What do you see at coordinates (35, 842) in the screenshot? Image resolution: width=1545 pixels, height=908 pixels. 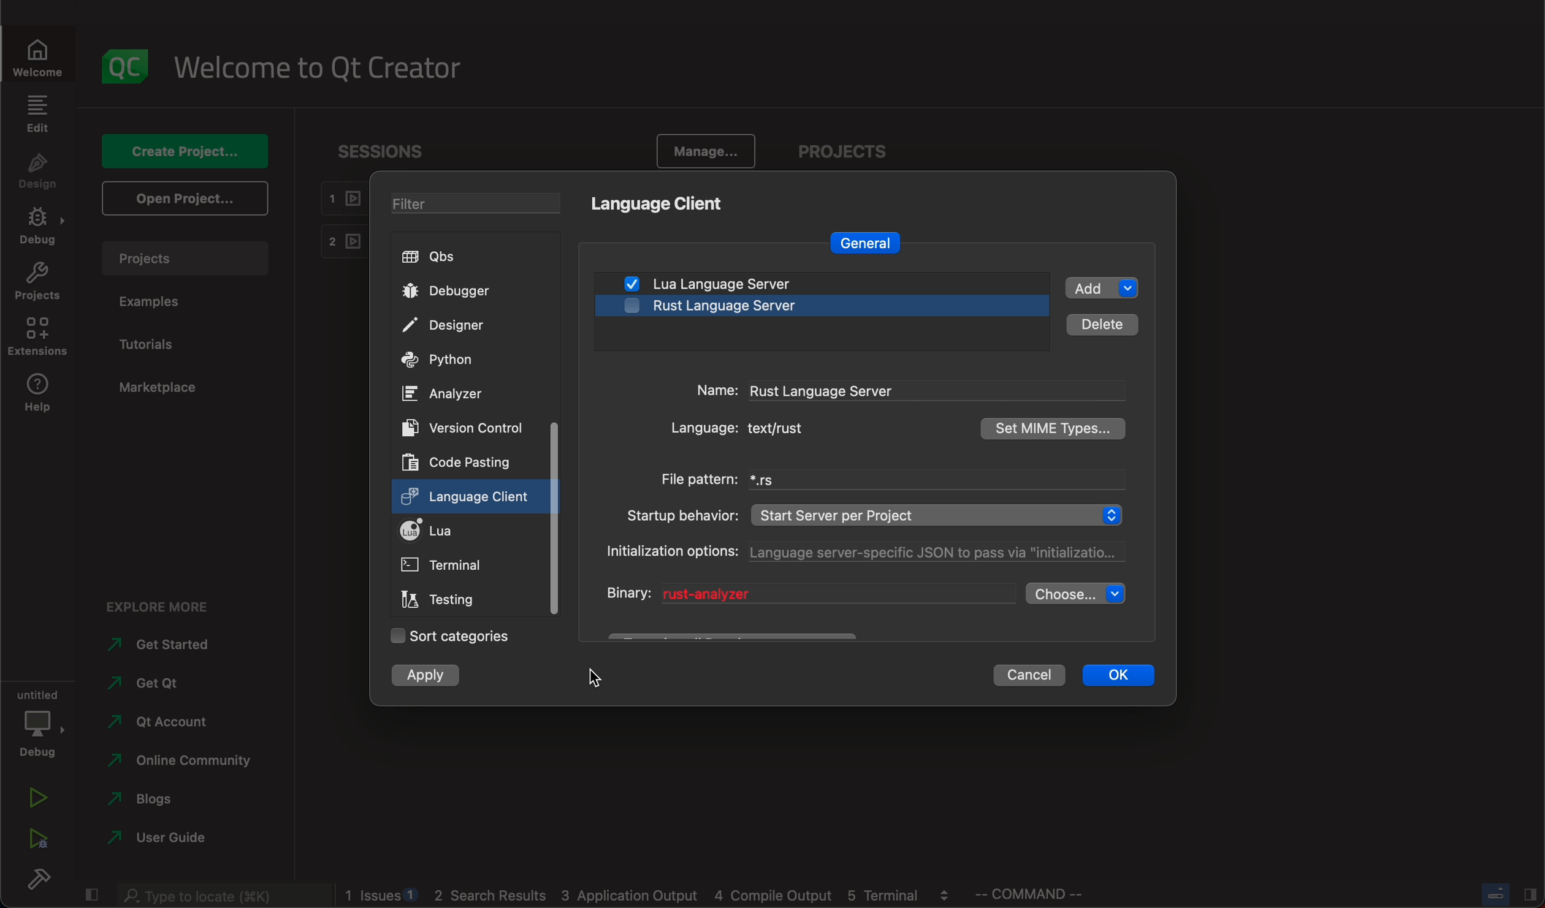 I see `run debug` at bounding box center [35, 842].